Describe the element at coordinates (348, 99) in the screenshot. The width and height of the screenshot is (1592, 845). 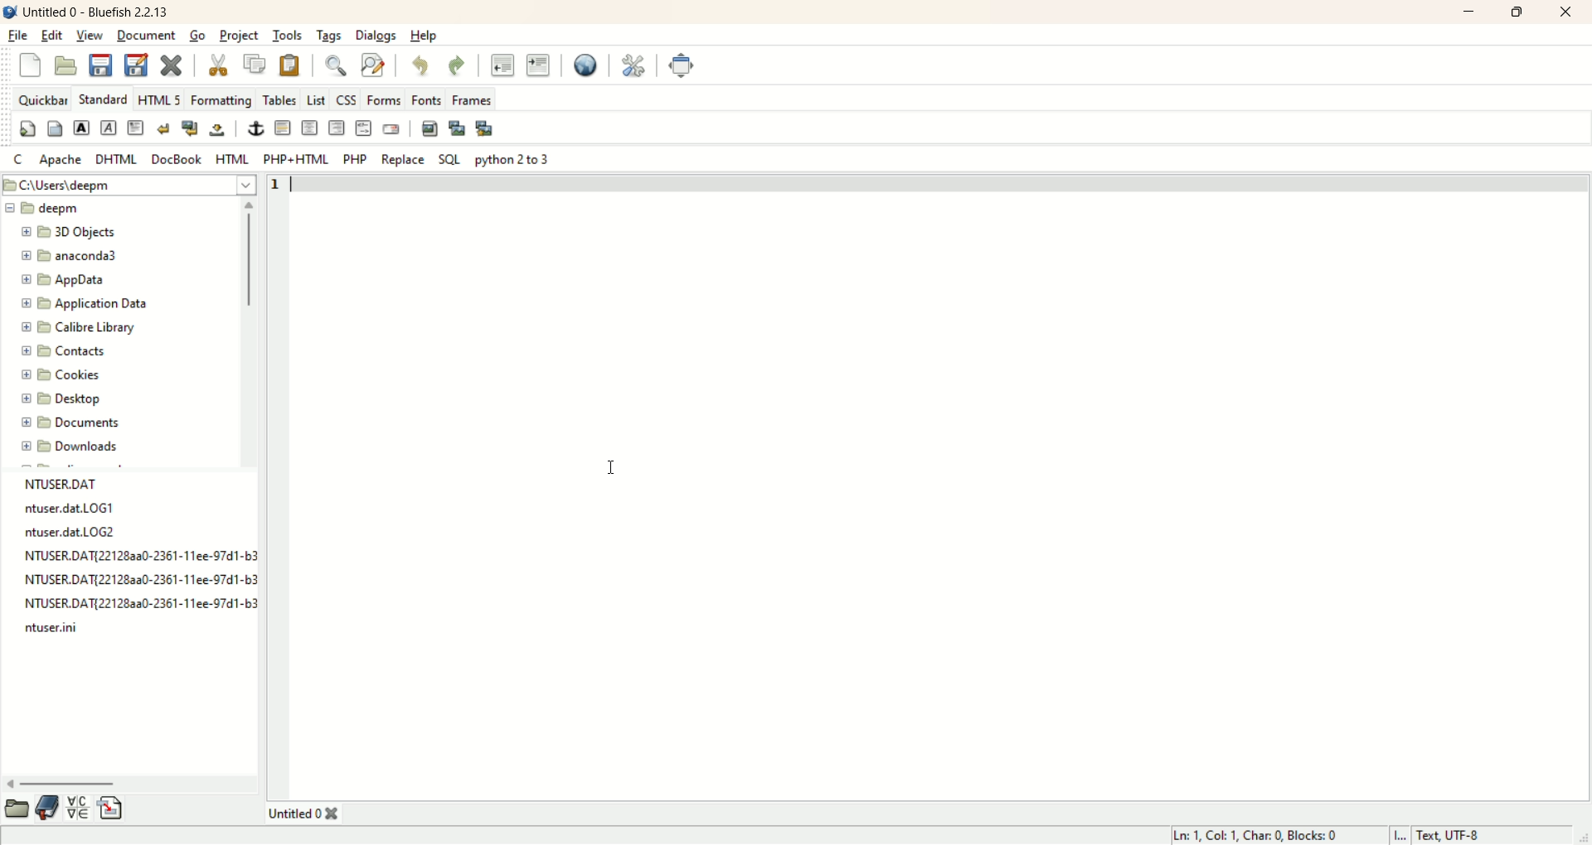
I see `CSS` at that location.